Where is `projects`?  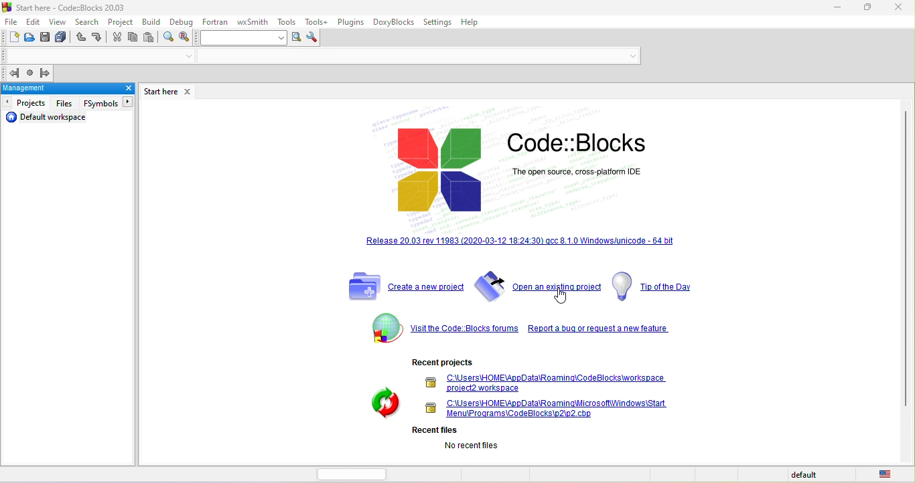 projects is located at coordinates (26, 103).